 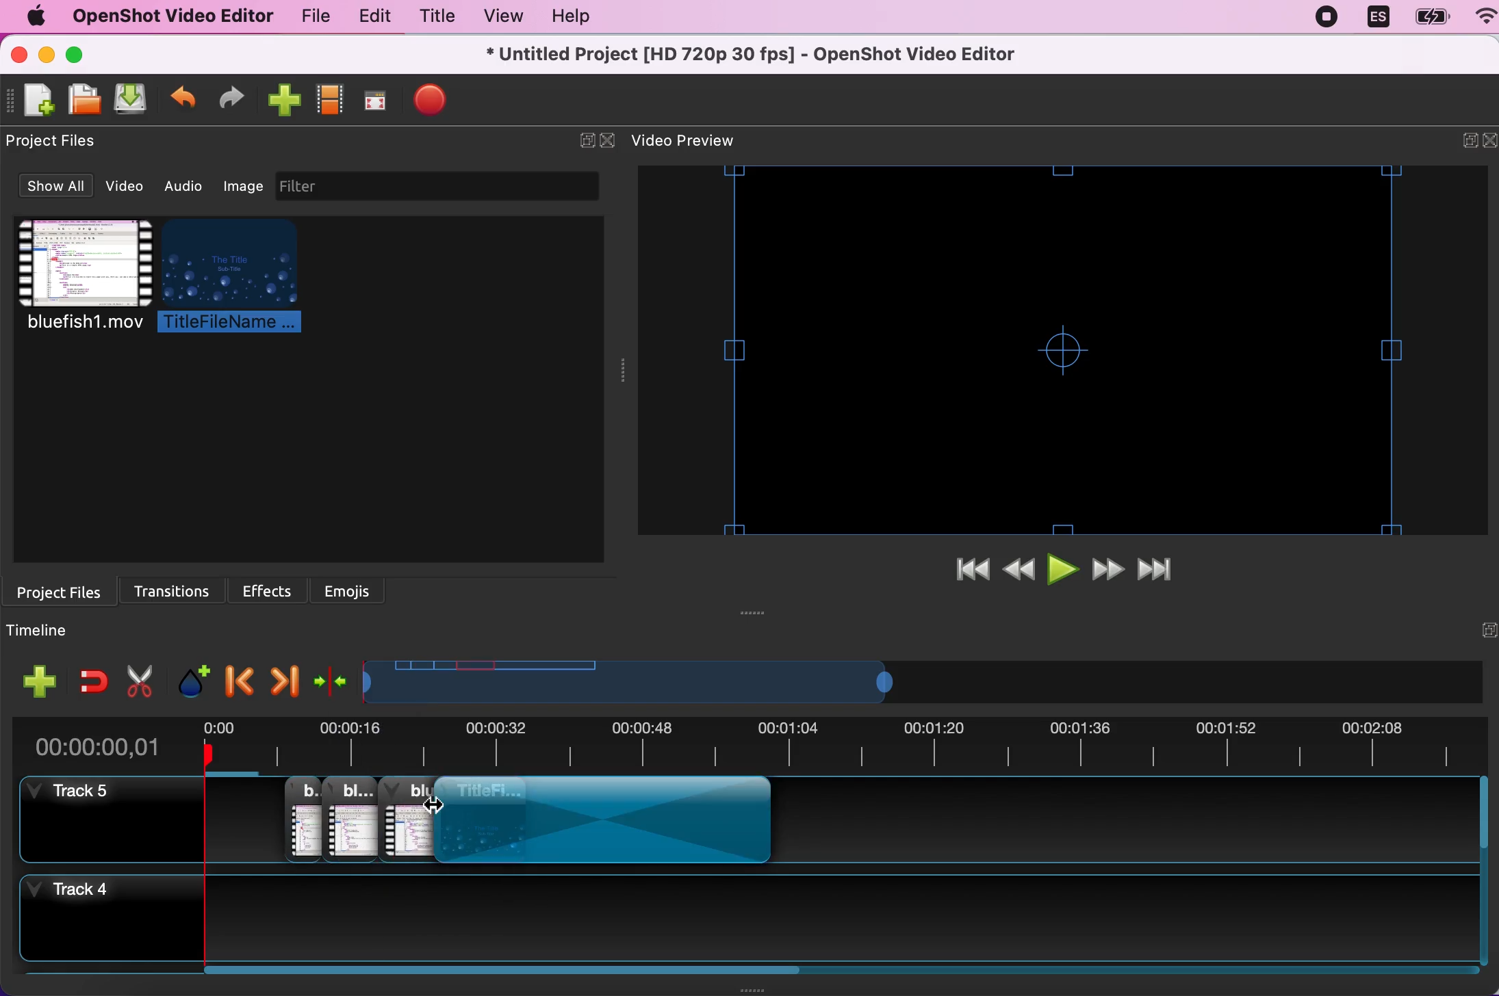 I want to click on minimize, so click(x=46, y=56).